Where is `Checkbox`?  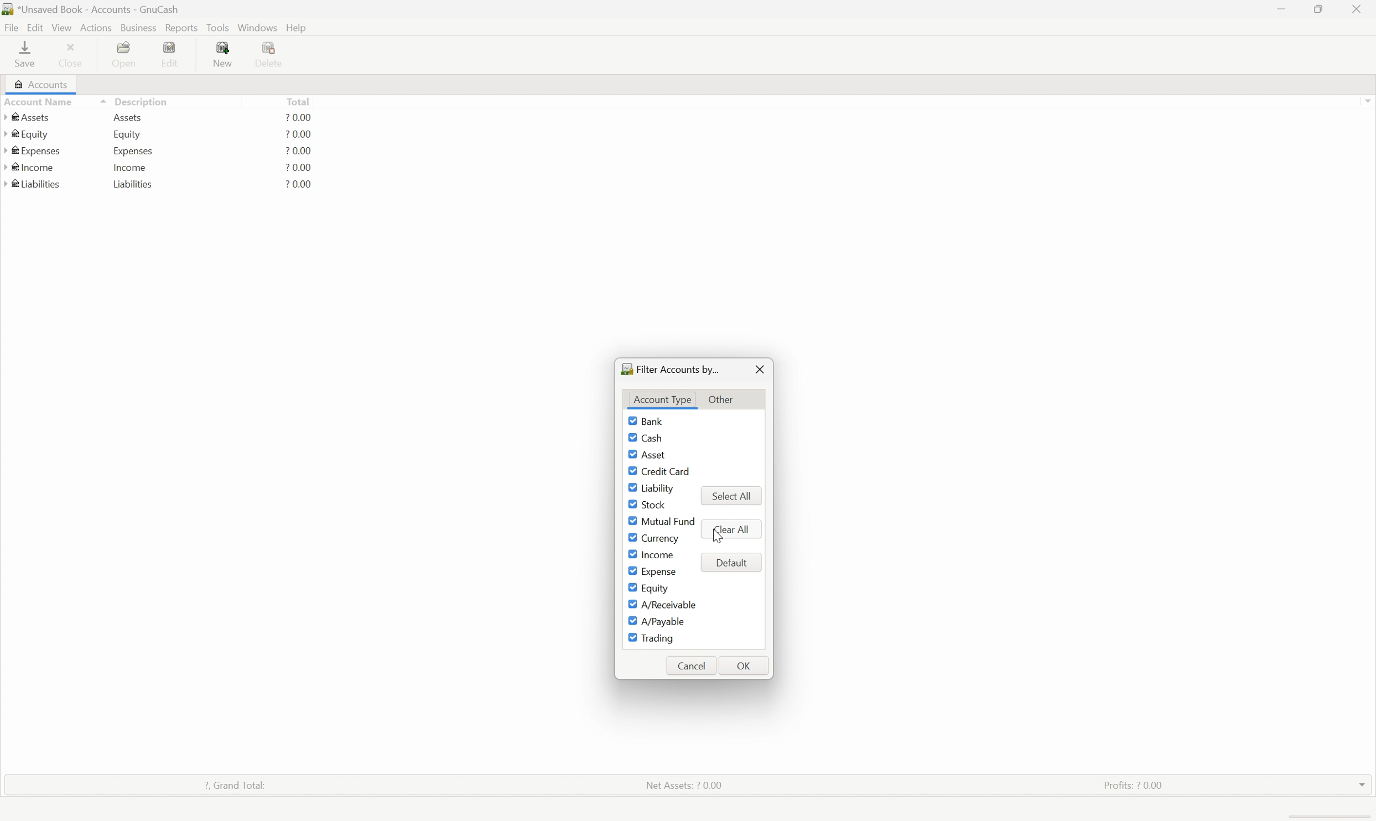 Checkbox is located at coordinates (631, 556).